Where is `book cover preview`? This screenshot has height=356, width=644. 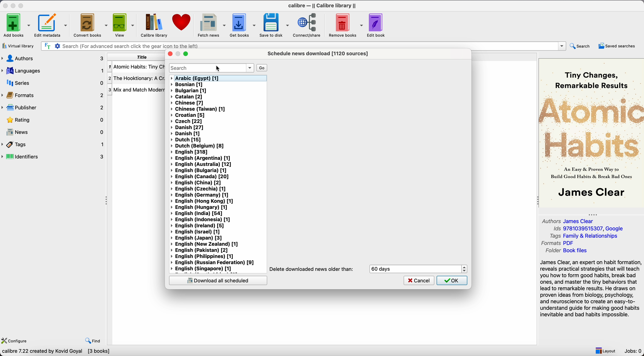 book cover preview is located at coordinates (591, 133).